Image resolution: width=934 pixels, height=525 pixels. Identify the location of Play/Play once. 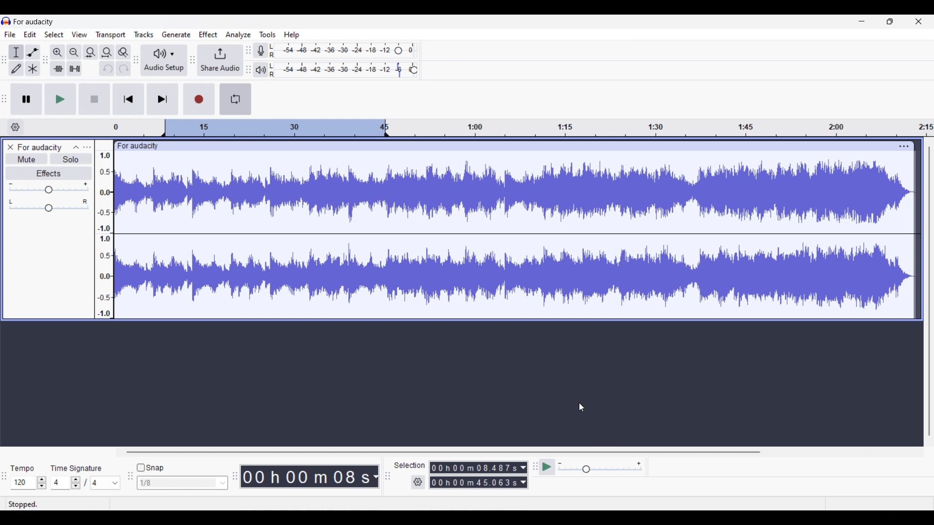
(61, 99).